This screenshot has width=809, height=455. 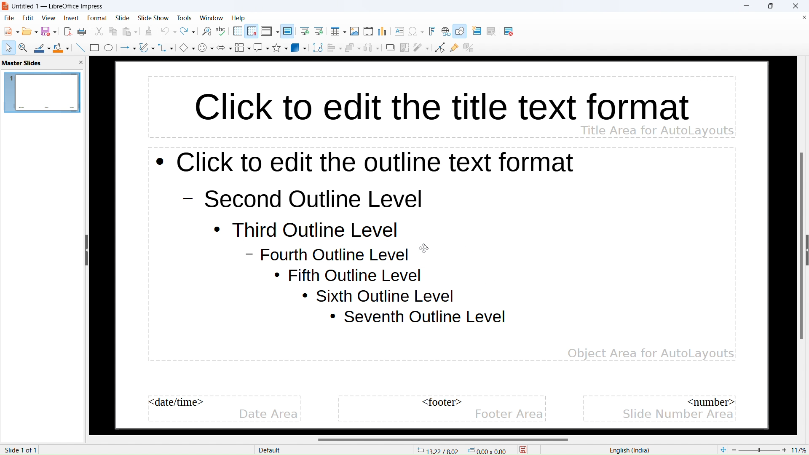 What do you see at coordinates (338, 31) in the screenshot?
I see `insert table` at bounding box center [338, 31].